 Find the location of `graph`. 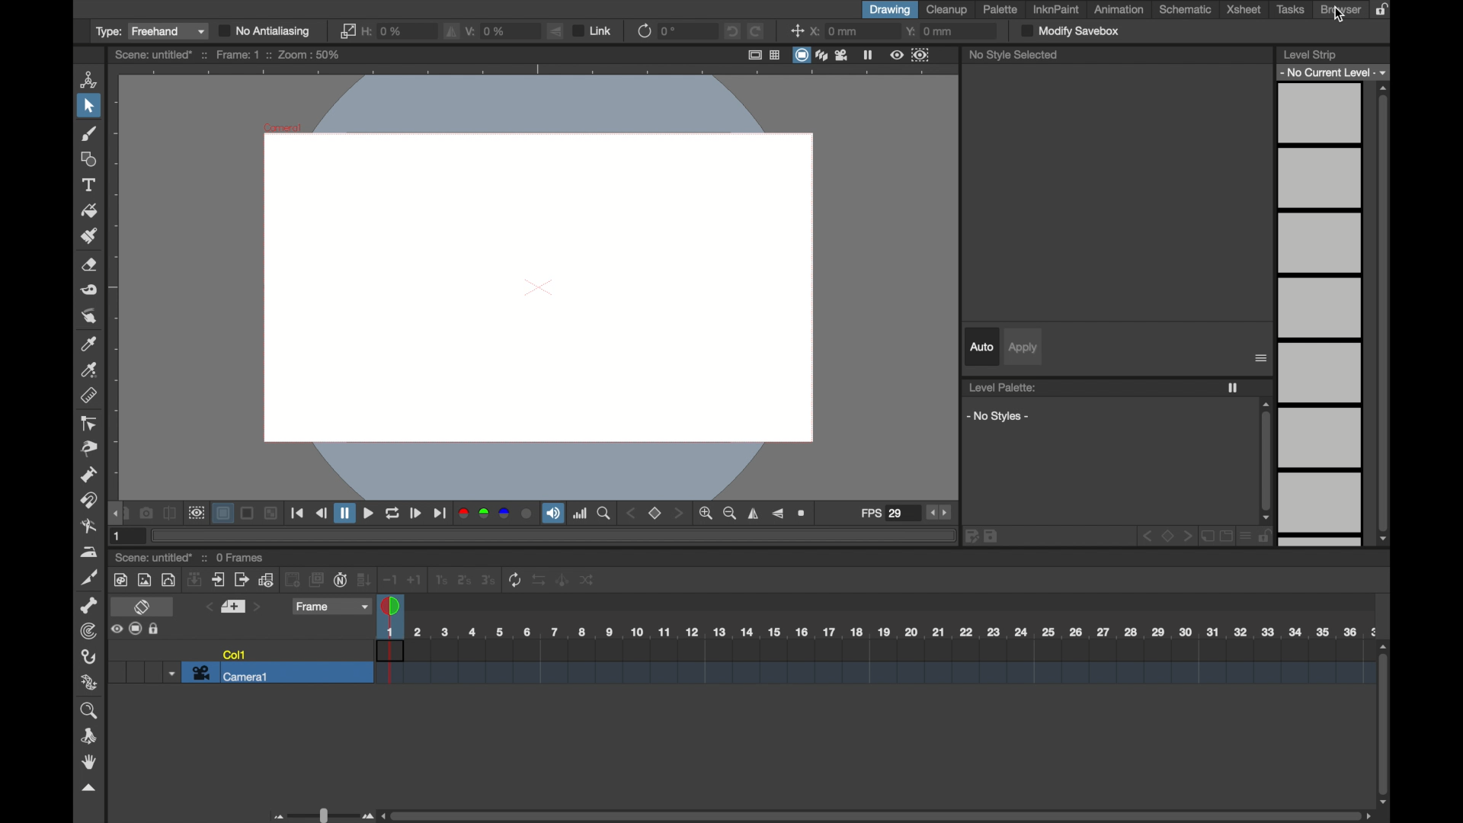

graph is located at coordinates (266, 580).